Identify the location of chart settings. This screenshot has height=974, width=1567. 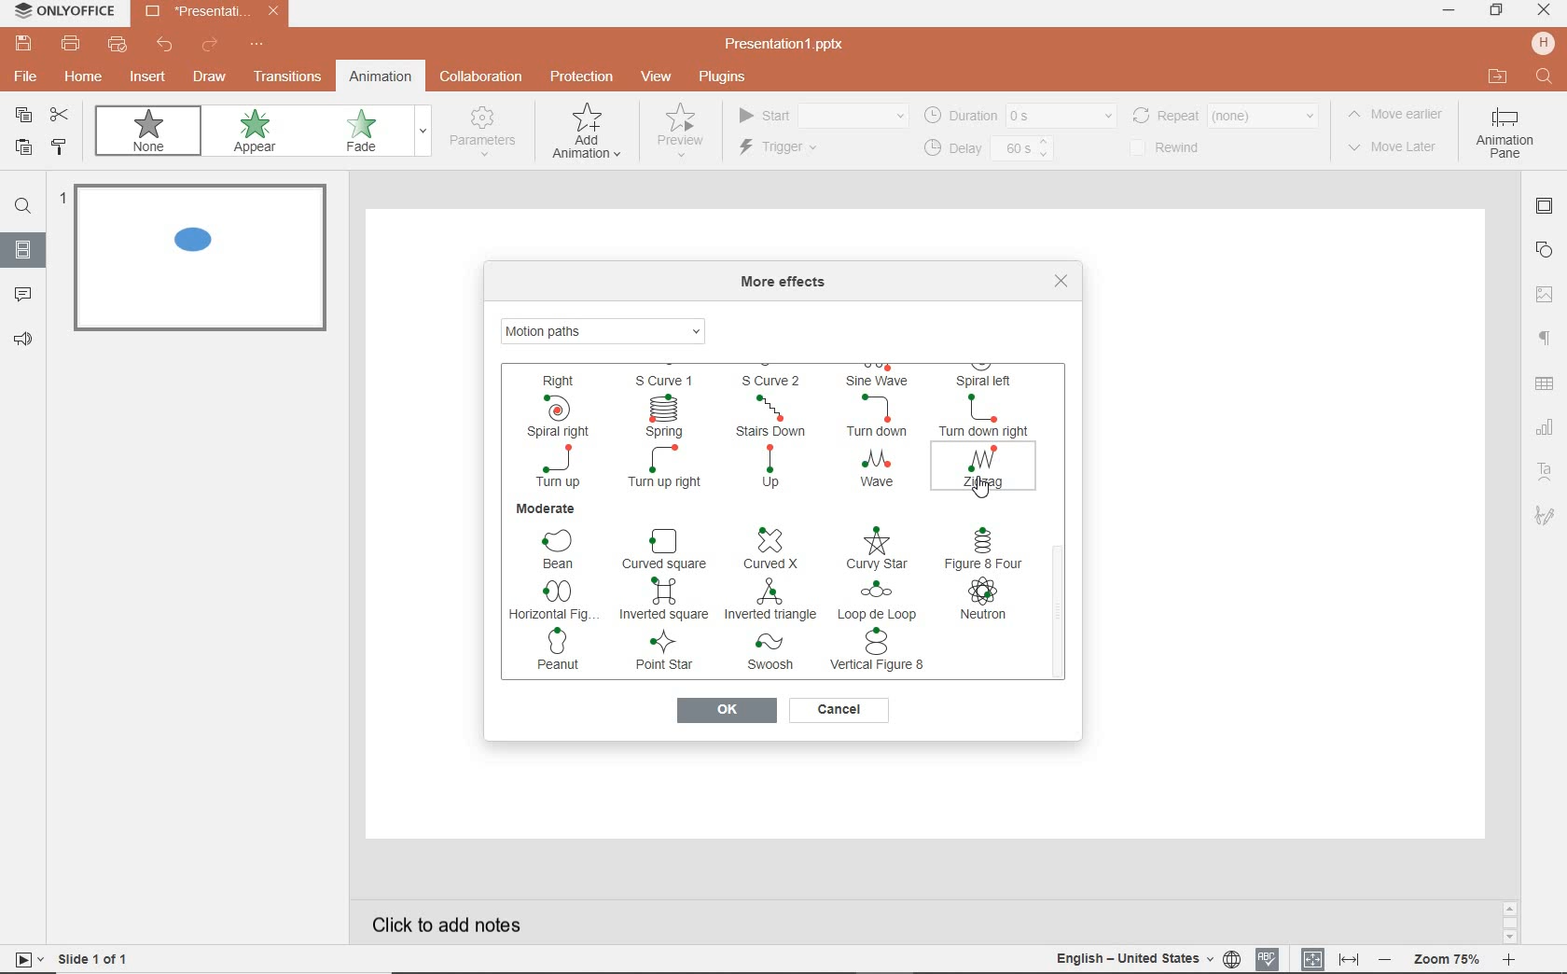
(1545, 428).